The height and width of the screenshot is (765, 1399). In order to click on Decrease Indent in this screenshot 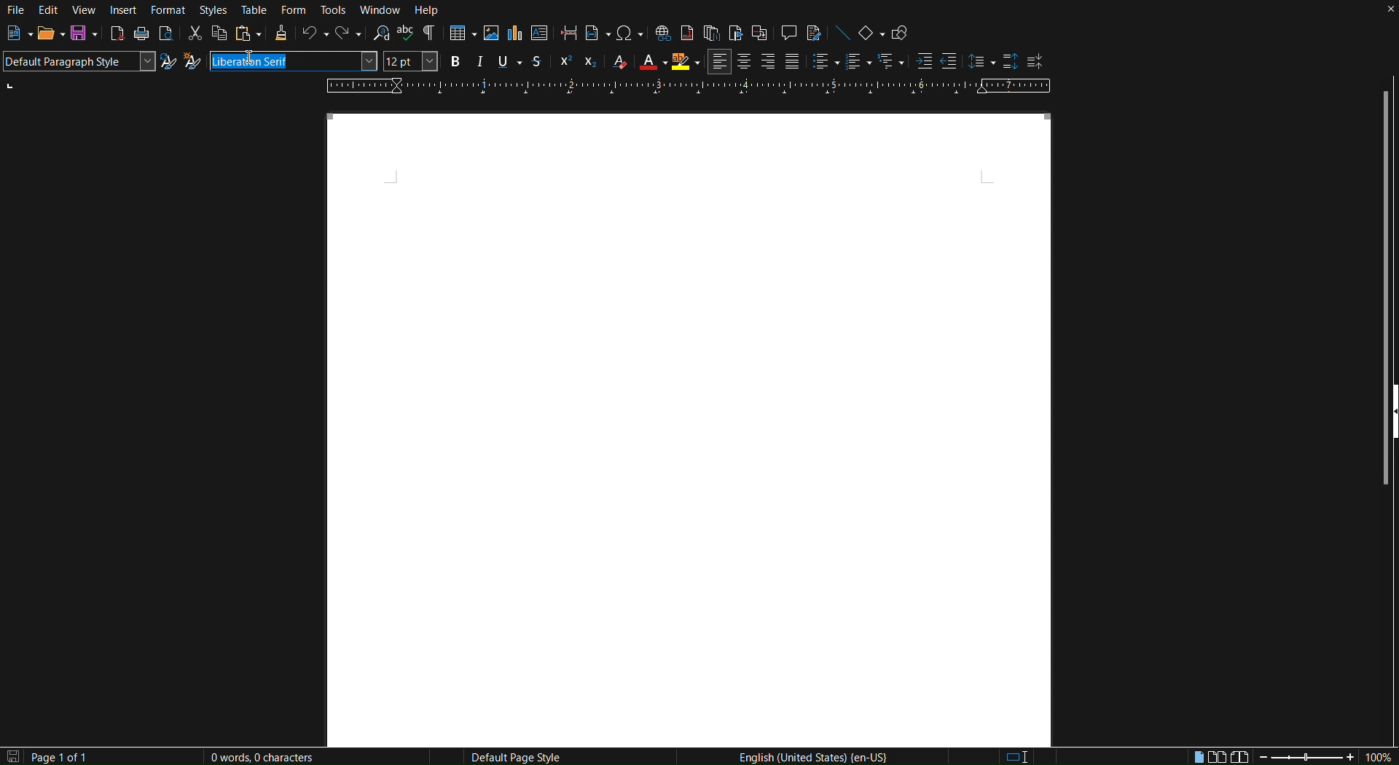, I will do `click(950, 62)`.